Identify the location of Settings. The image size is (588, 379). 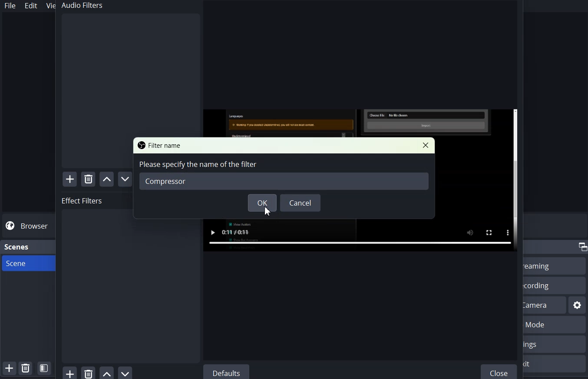
(578, 305).